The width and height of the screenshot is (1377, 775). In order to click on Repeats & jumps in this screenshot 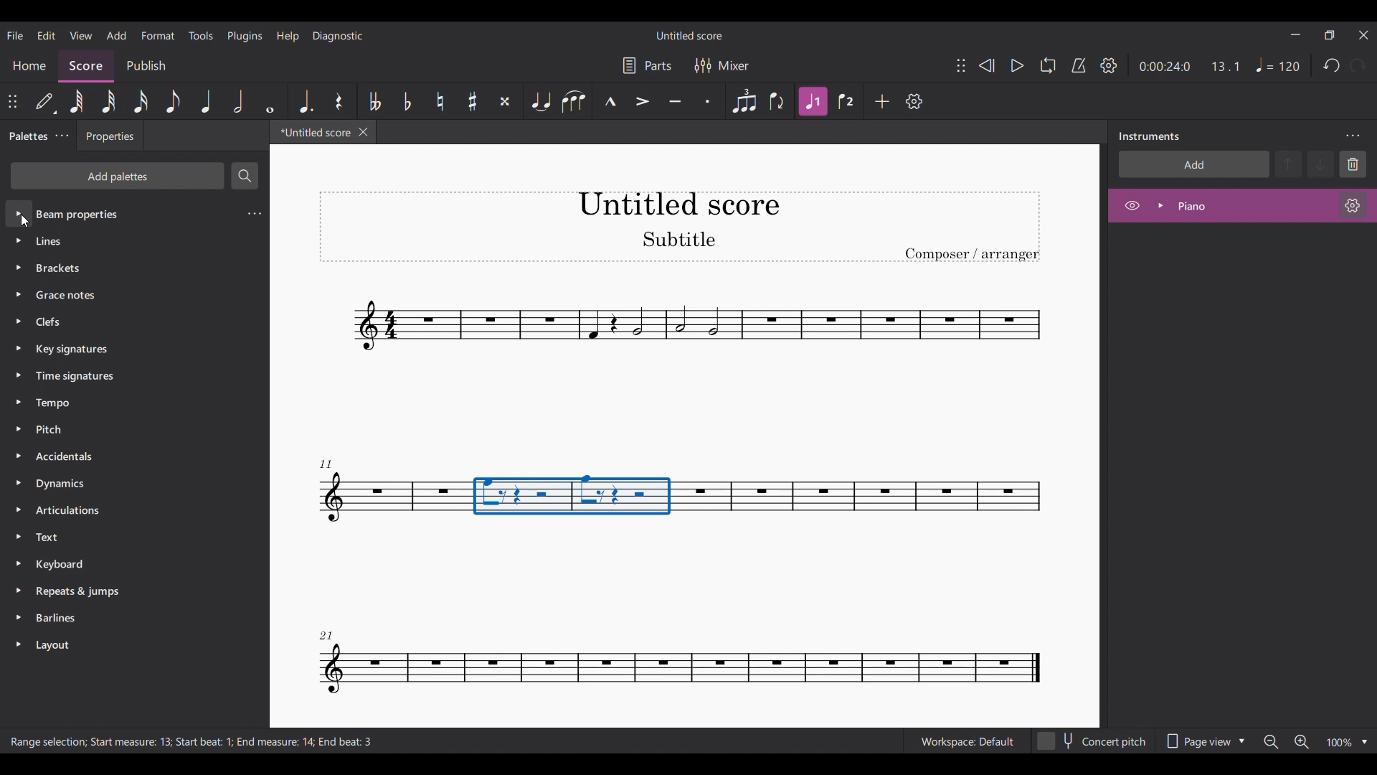, I will do `click(123, 591)`.